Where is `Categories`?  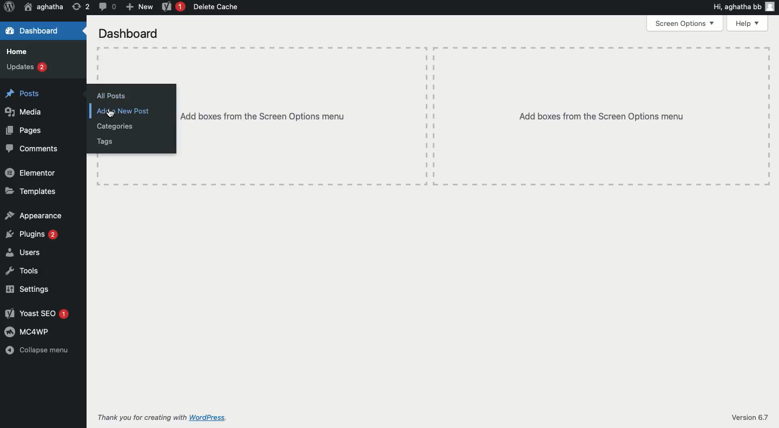 Categories is located at coordinates (115, 126).